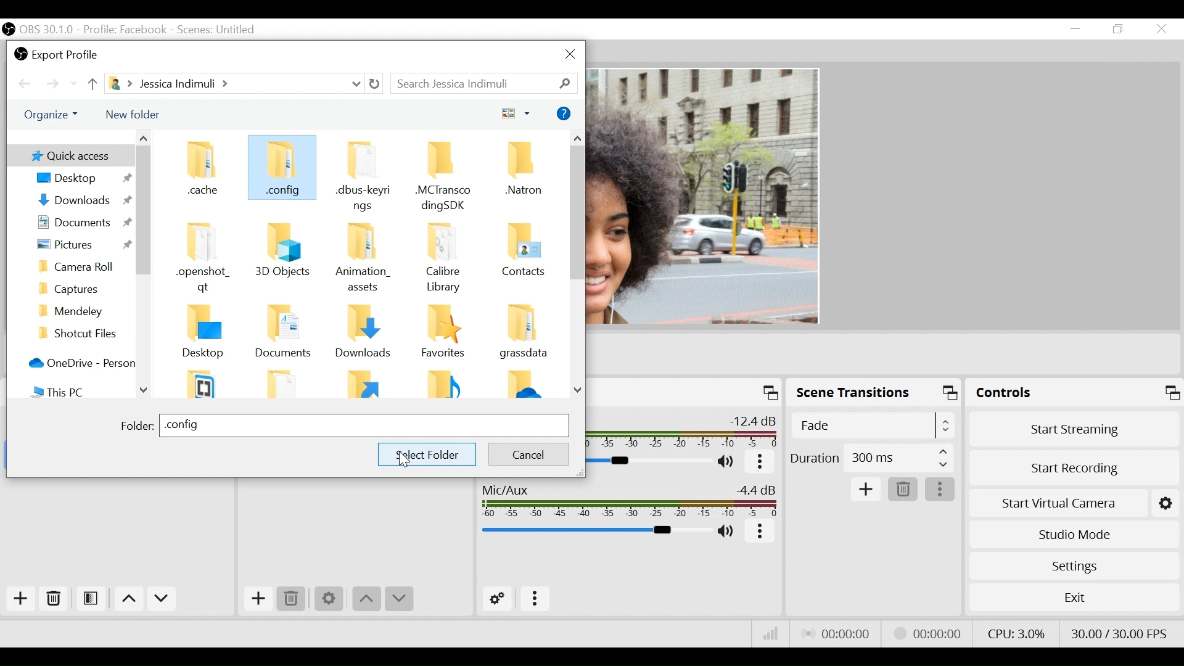 The image size is (1184, 666). I want to click on Move up, so click(129, 599).